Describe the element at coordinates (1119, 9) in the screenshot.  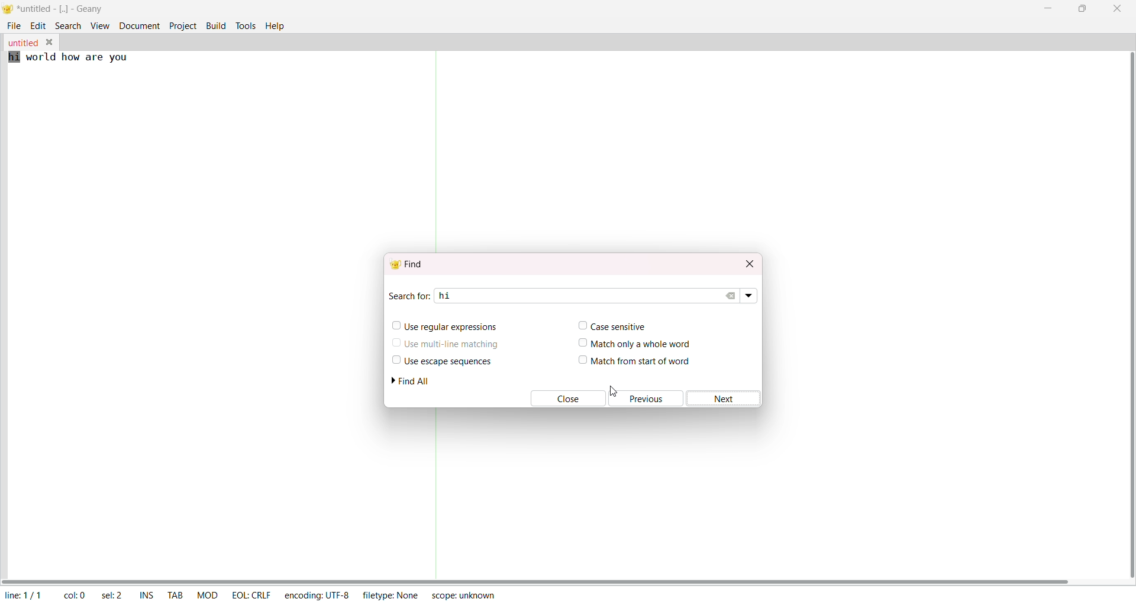
I see `close` at that location.